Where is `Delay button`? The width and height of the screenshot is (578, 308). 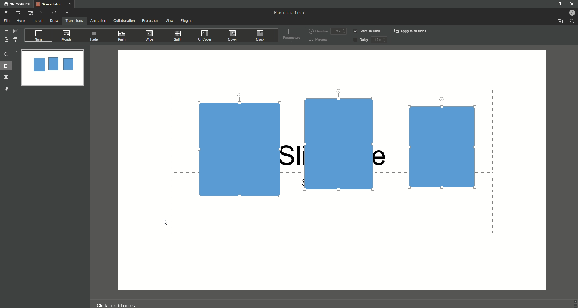
Delay button is located at coordinates (360, 40).